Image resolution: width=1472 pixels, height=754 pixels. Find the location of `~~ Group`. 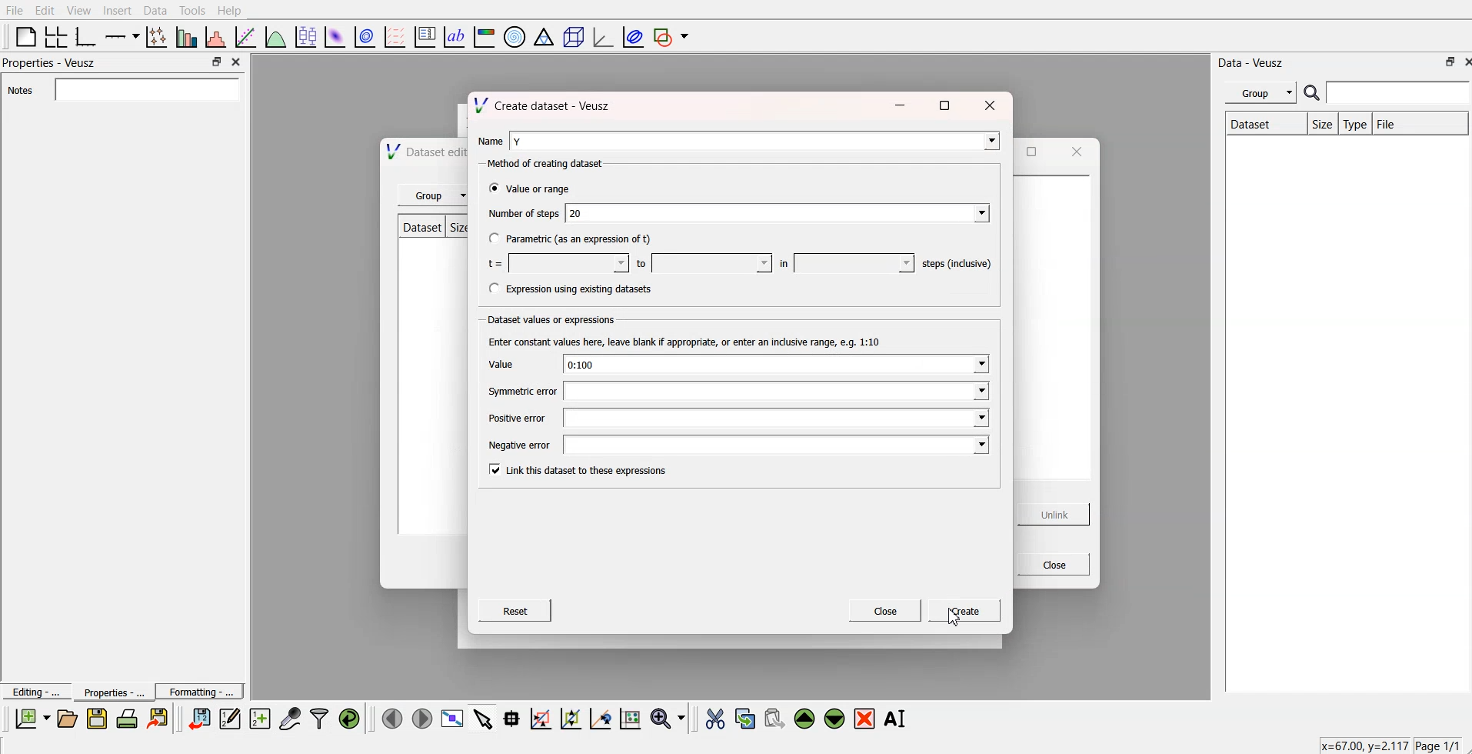

~~ Group is located at coordinates (434, 196).